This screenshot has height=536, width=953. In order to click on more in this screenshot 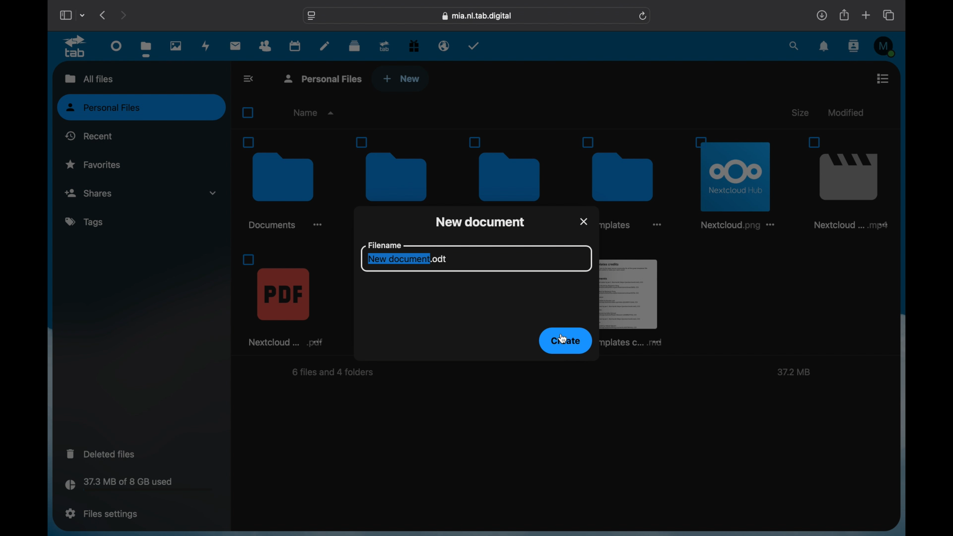, I will do `click(657, 227)`.